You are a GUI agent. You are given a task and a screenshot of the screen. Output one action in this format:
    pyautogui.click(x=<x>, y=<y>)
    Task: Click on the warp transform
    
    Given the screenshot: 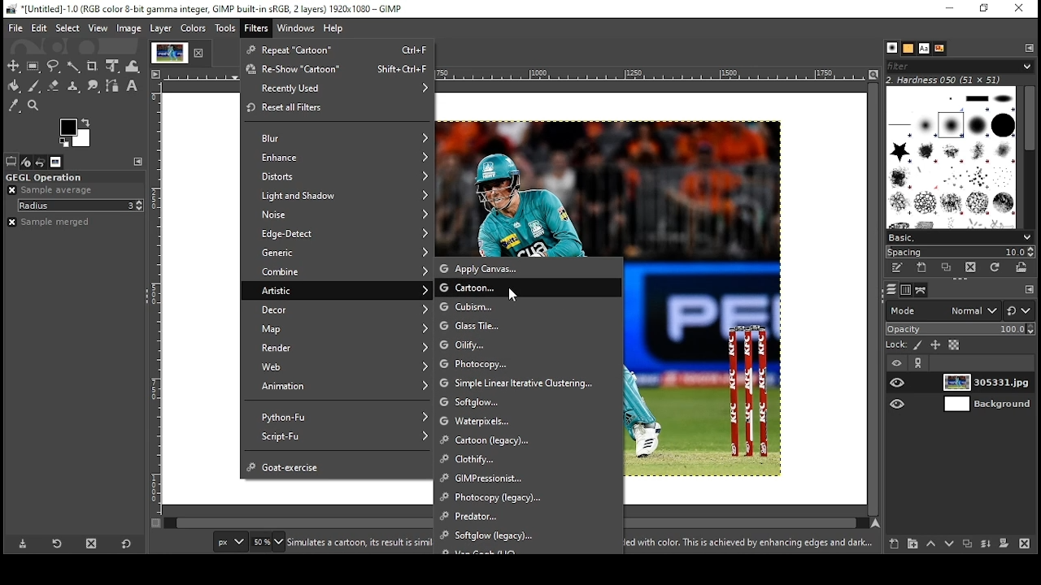 What is the action you would take?
    pyautogui.click(x=133, y=64)
    